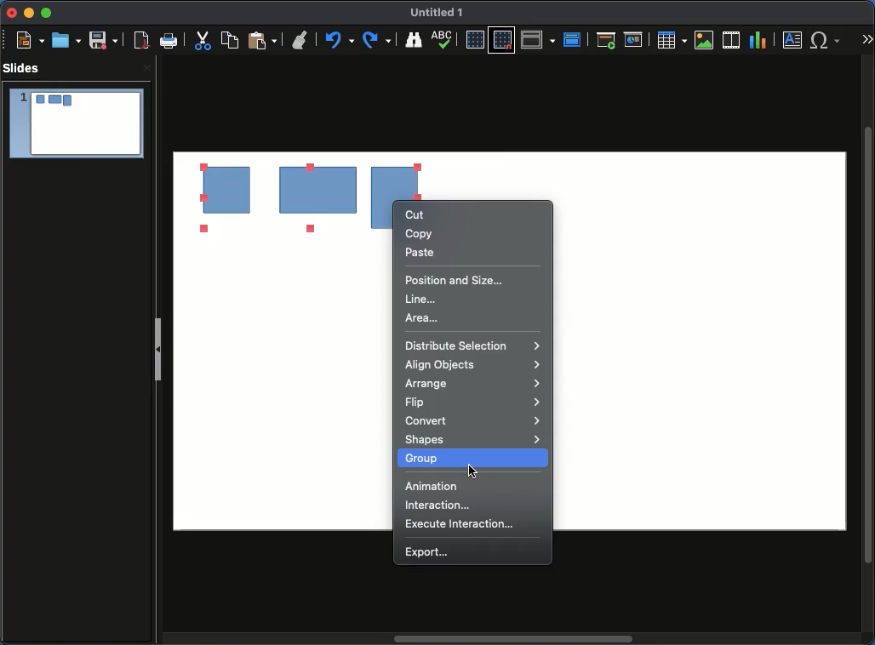 This screenshot has width=875, height=645. I want to click on Snap to grid, so click(502, 41).